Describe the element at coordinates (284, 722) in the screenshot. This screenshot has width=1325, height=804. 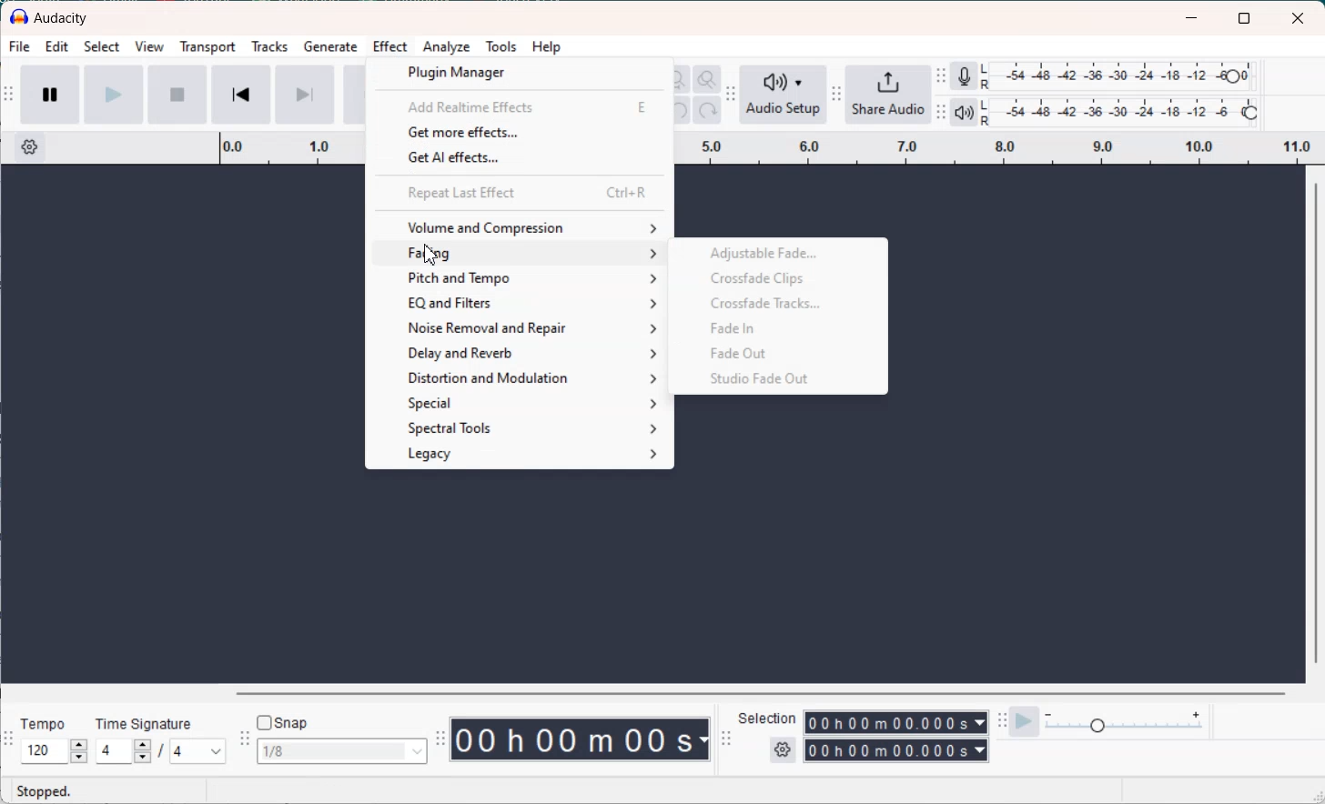
I see `Snap Checklist` at that location.